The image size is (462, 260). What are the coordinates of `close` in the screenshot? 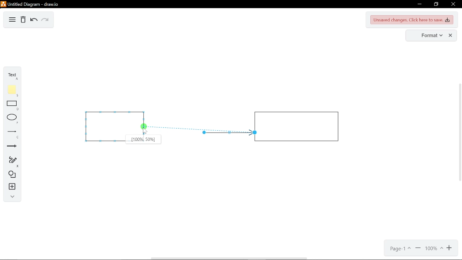 It's located at (450, 35).